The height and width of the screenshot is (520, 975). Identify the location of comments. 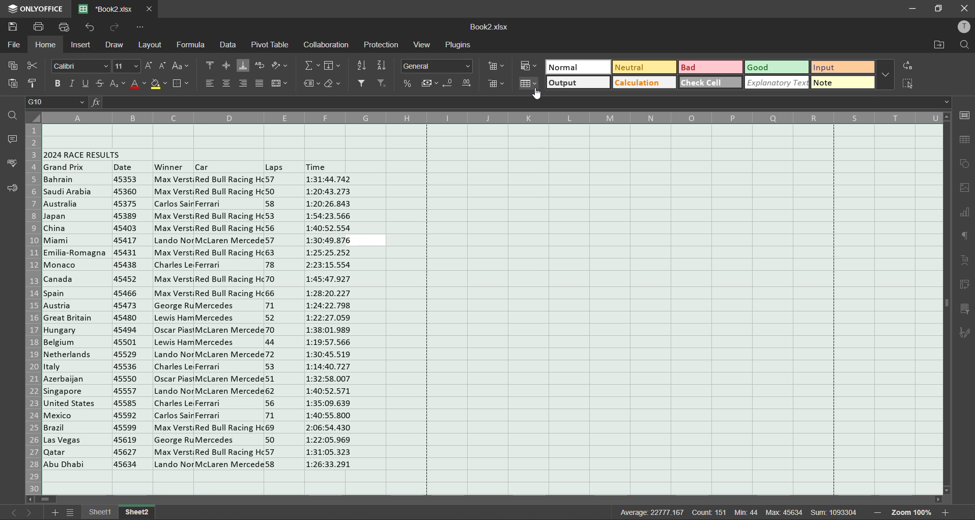
(13, 140).